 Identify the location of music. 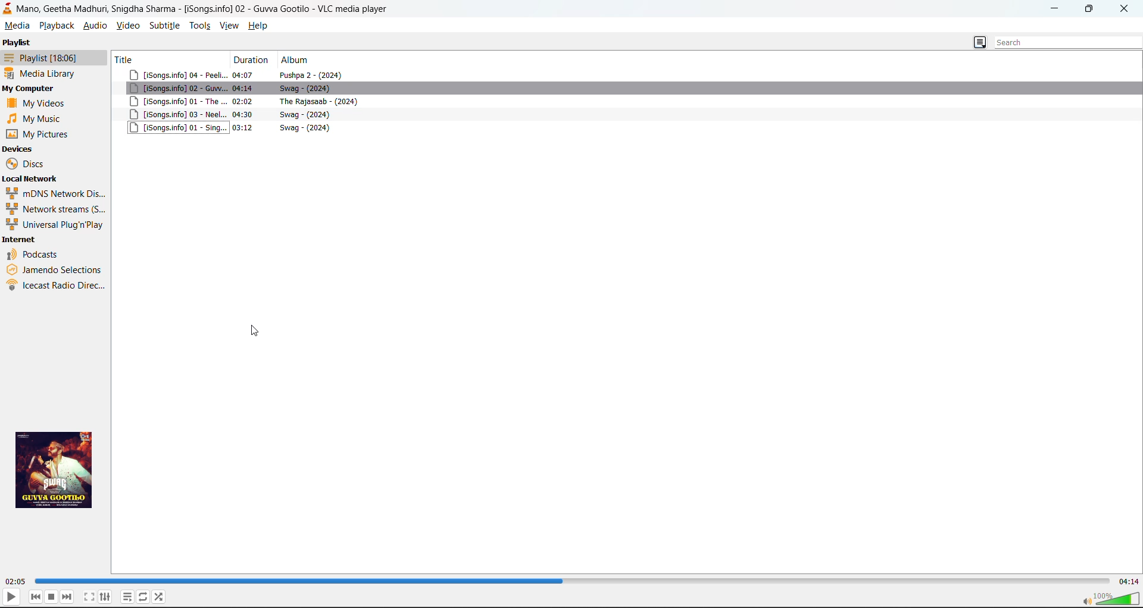
(36, 118).